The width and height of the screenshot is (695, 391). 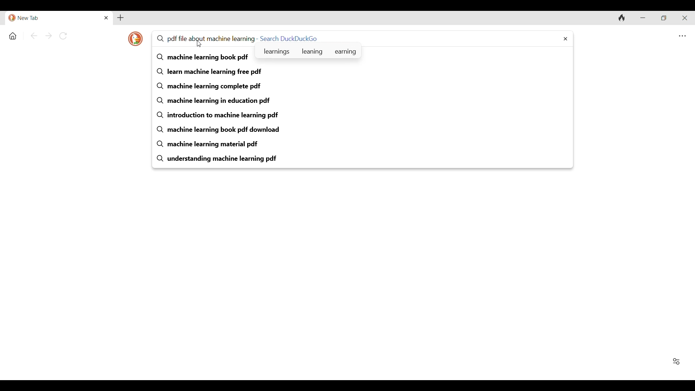 What do you see at coordinates (289, 38) in the screenshot?
I see `Search DuckDuckGo` at bounding box center [289, 38].